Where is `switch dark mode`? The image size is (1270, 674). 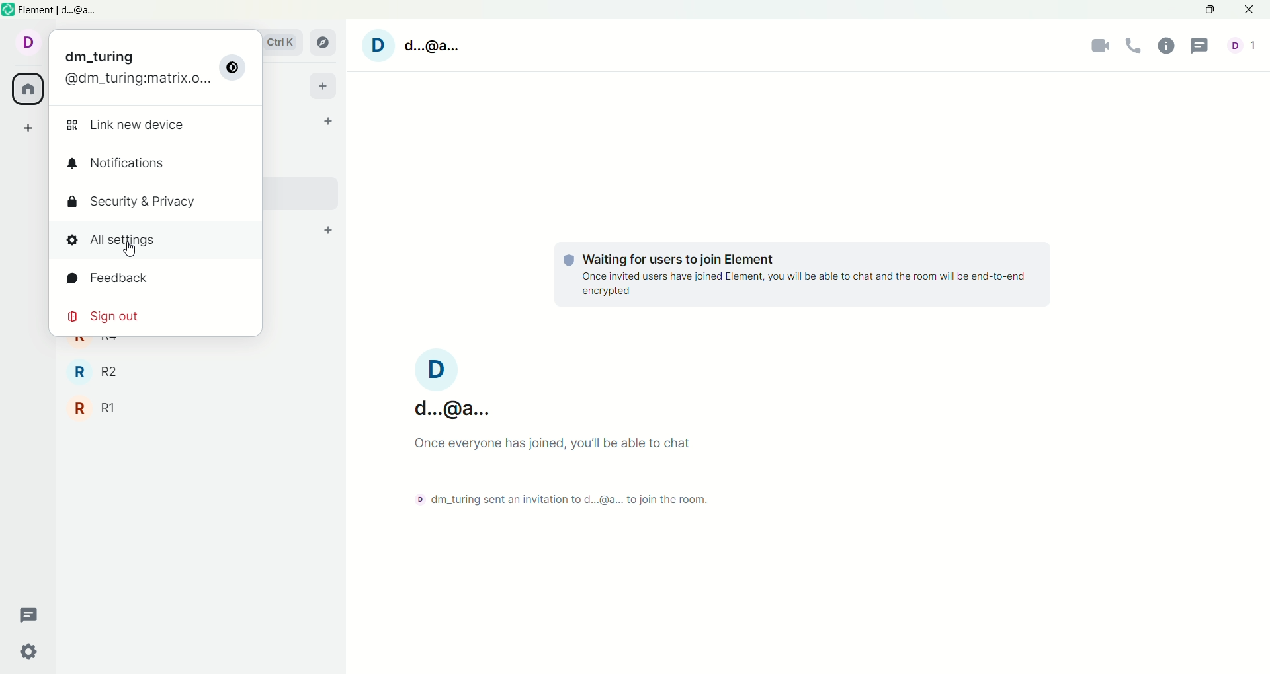 switch dark mode is located at coordinates (236, 69).